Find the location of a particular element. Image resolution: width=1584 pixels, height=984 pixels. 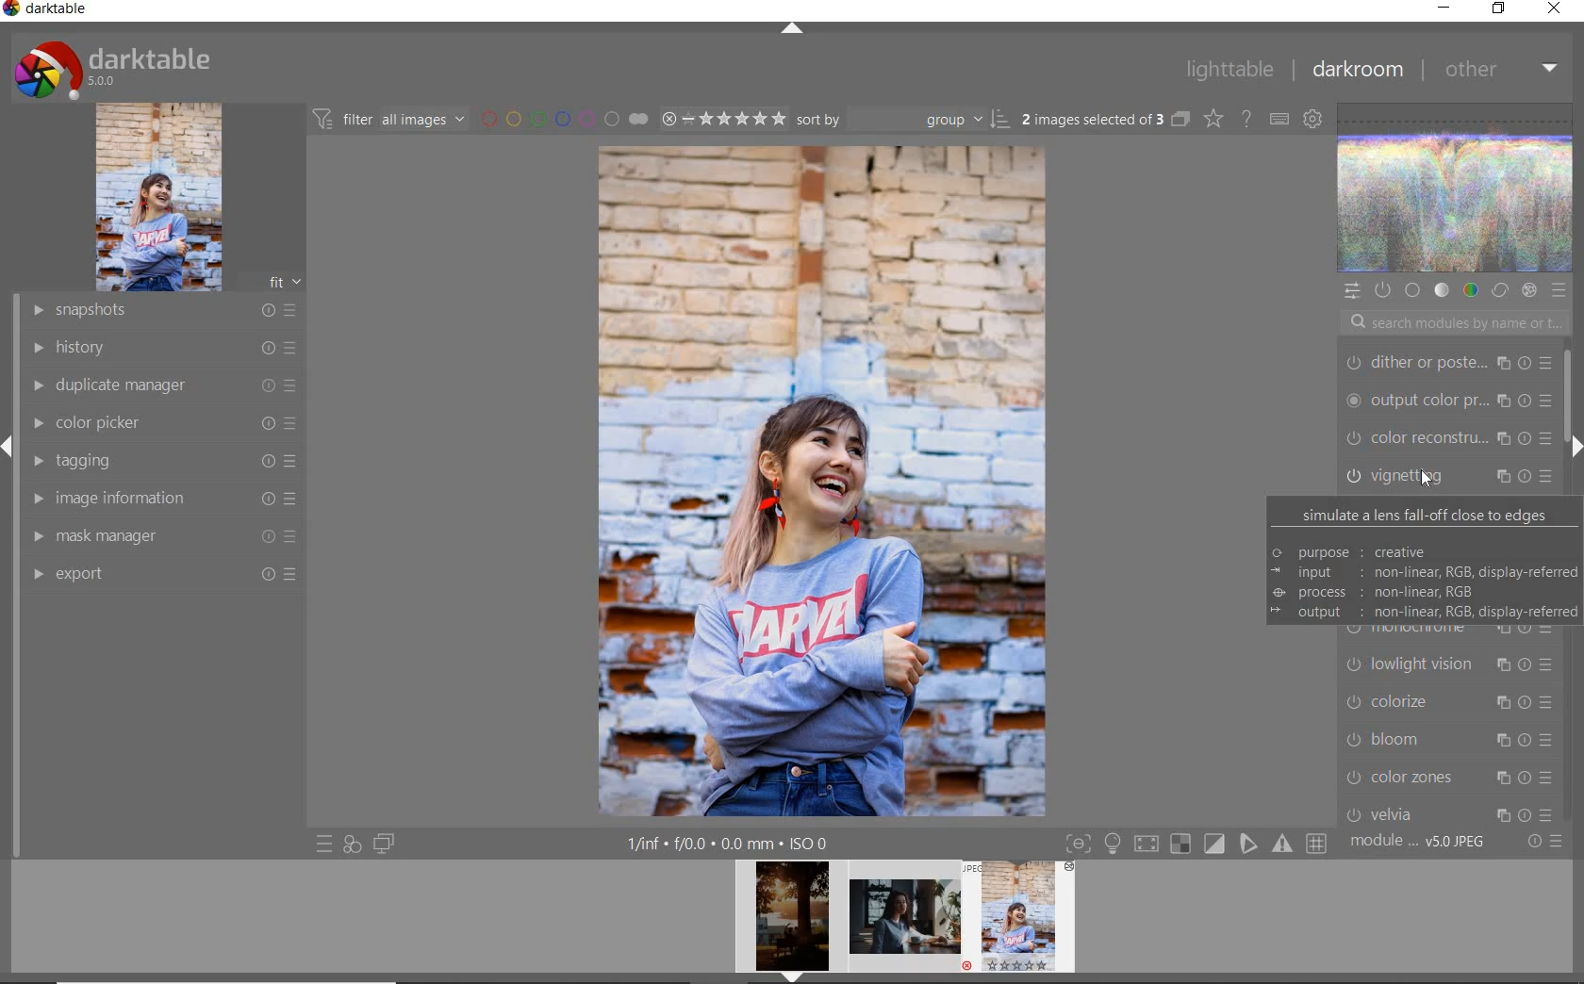

tone equalizer is located at coordinates (1447, 436).